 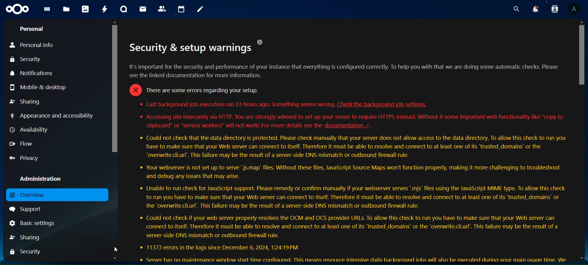 I want to click on View Profile, so click(x=575, y=9).